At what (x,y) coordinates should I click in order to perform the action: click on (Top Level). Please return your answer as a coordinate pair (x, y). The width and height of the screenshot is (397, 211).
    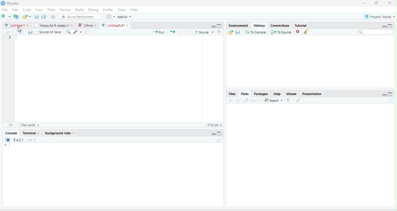
    Looking at the image, I should click on (30, 125).